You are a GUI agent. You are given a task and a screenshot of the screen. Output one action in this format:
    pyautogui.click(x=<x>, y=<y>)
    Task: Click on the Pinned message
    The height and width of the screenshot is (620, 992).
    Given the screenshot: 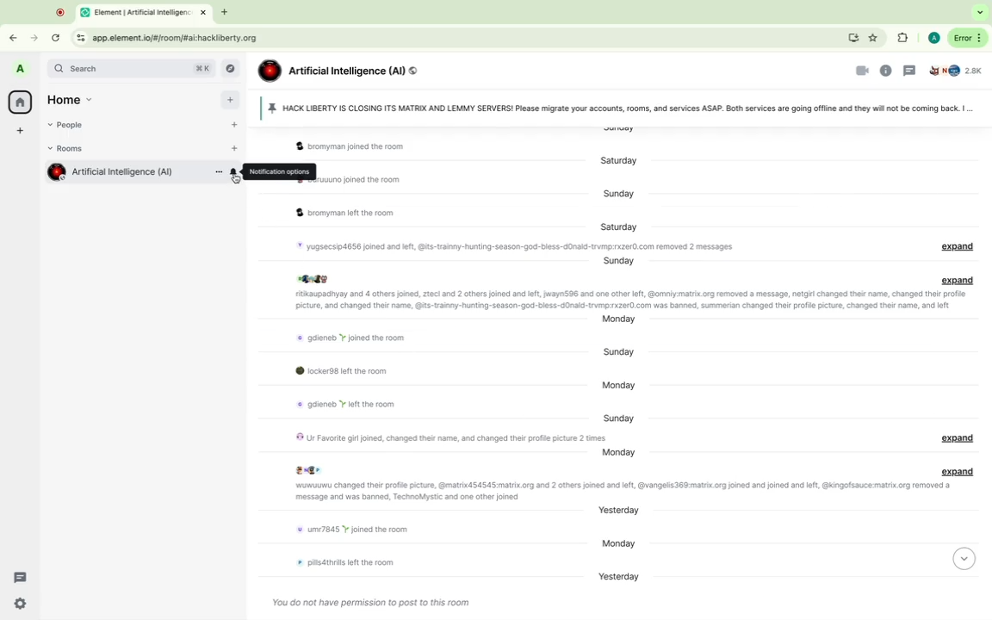 What is the action you would take?
    pyautogui.click(x=611, y=107)
    